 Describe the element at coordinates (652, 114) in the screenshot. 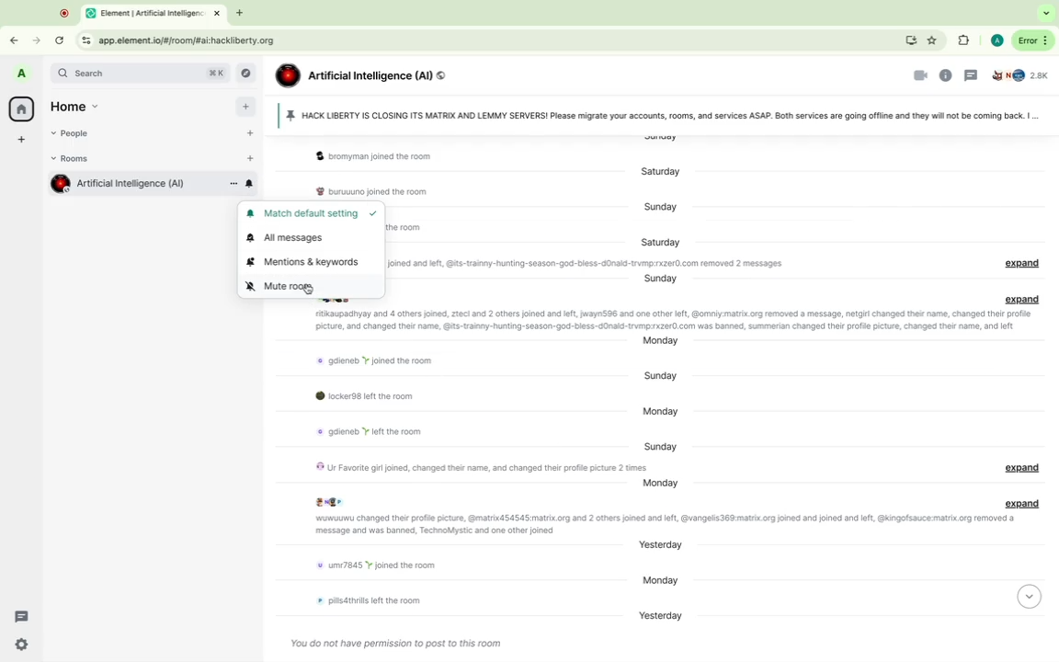

I see `Pinned message` at that location.